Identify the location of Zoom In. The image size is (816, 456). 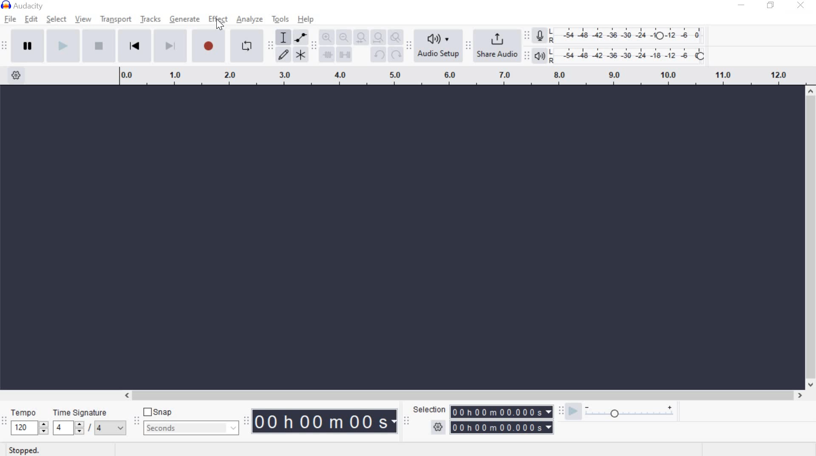
(327, 37).